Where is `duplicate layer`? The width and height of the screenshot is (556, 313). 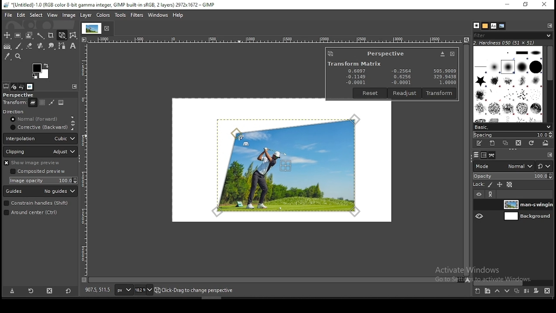
duplicate layer is located at coordinates (517, 290).